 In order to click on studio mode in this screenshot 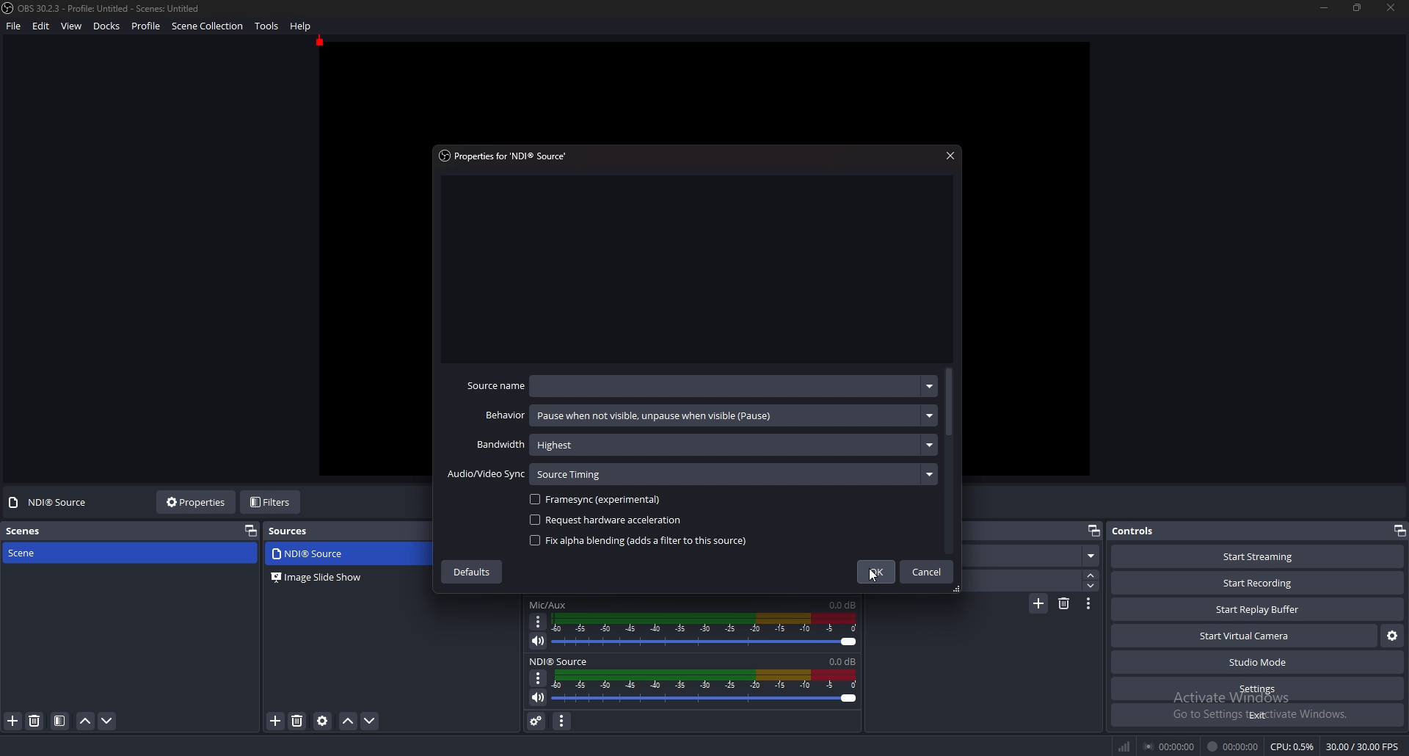, I will do `click(1257, 662)`.